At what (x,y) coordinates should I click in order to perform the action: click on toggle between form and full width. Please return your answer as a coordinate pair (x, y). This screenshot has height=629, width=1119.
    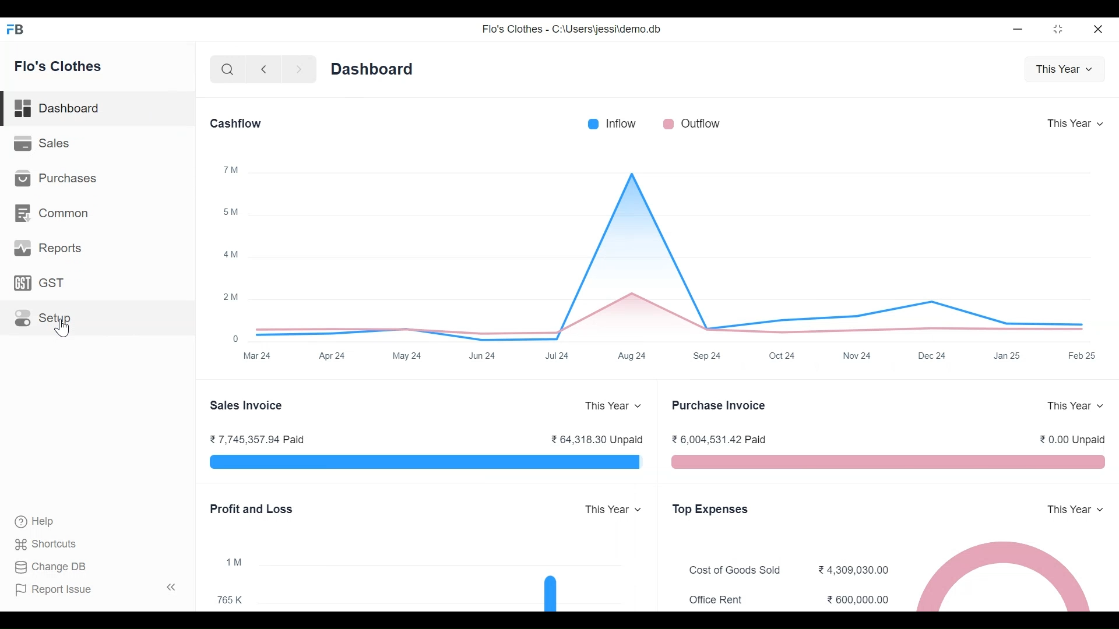
    Looking at the image, I should click on (1058, 29).